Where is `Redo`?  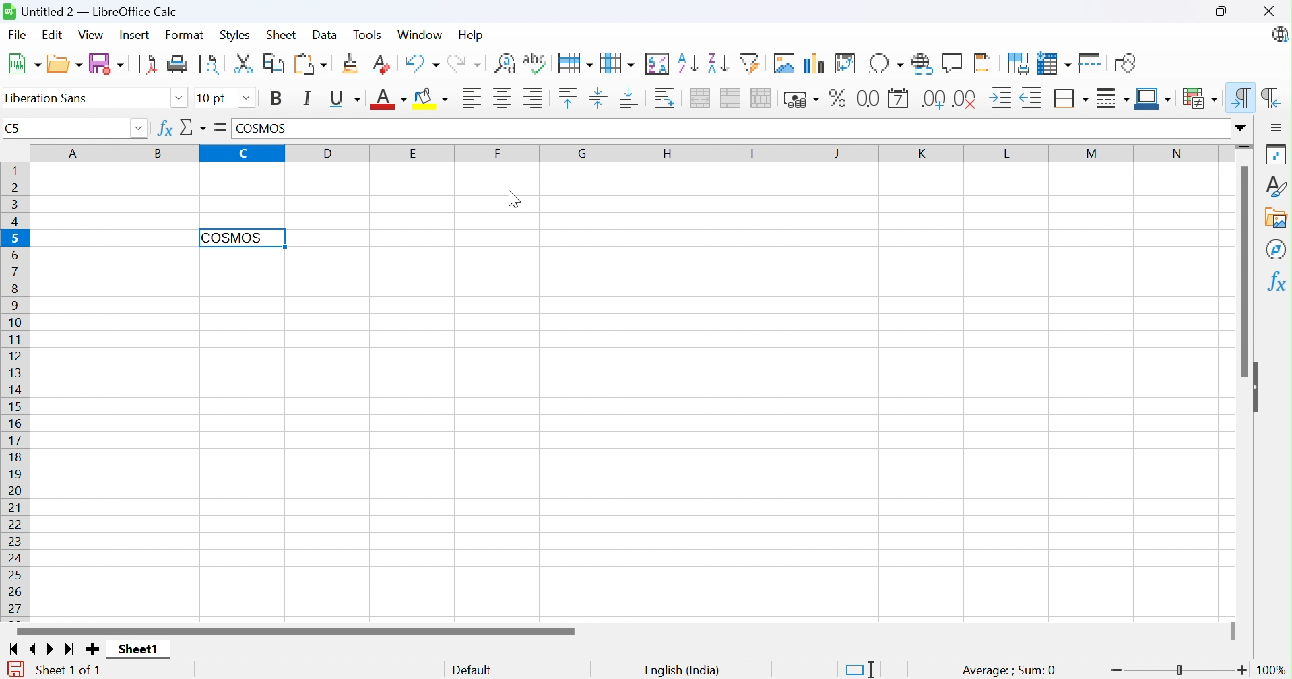
Redo is located at coordinates (464, 65).